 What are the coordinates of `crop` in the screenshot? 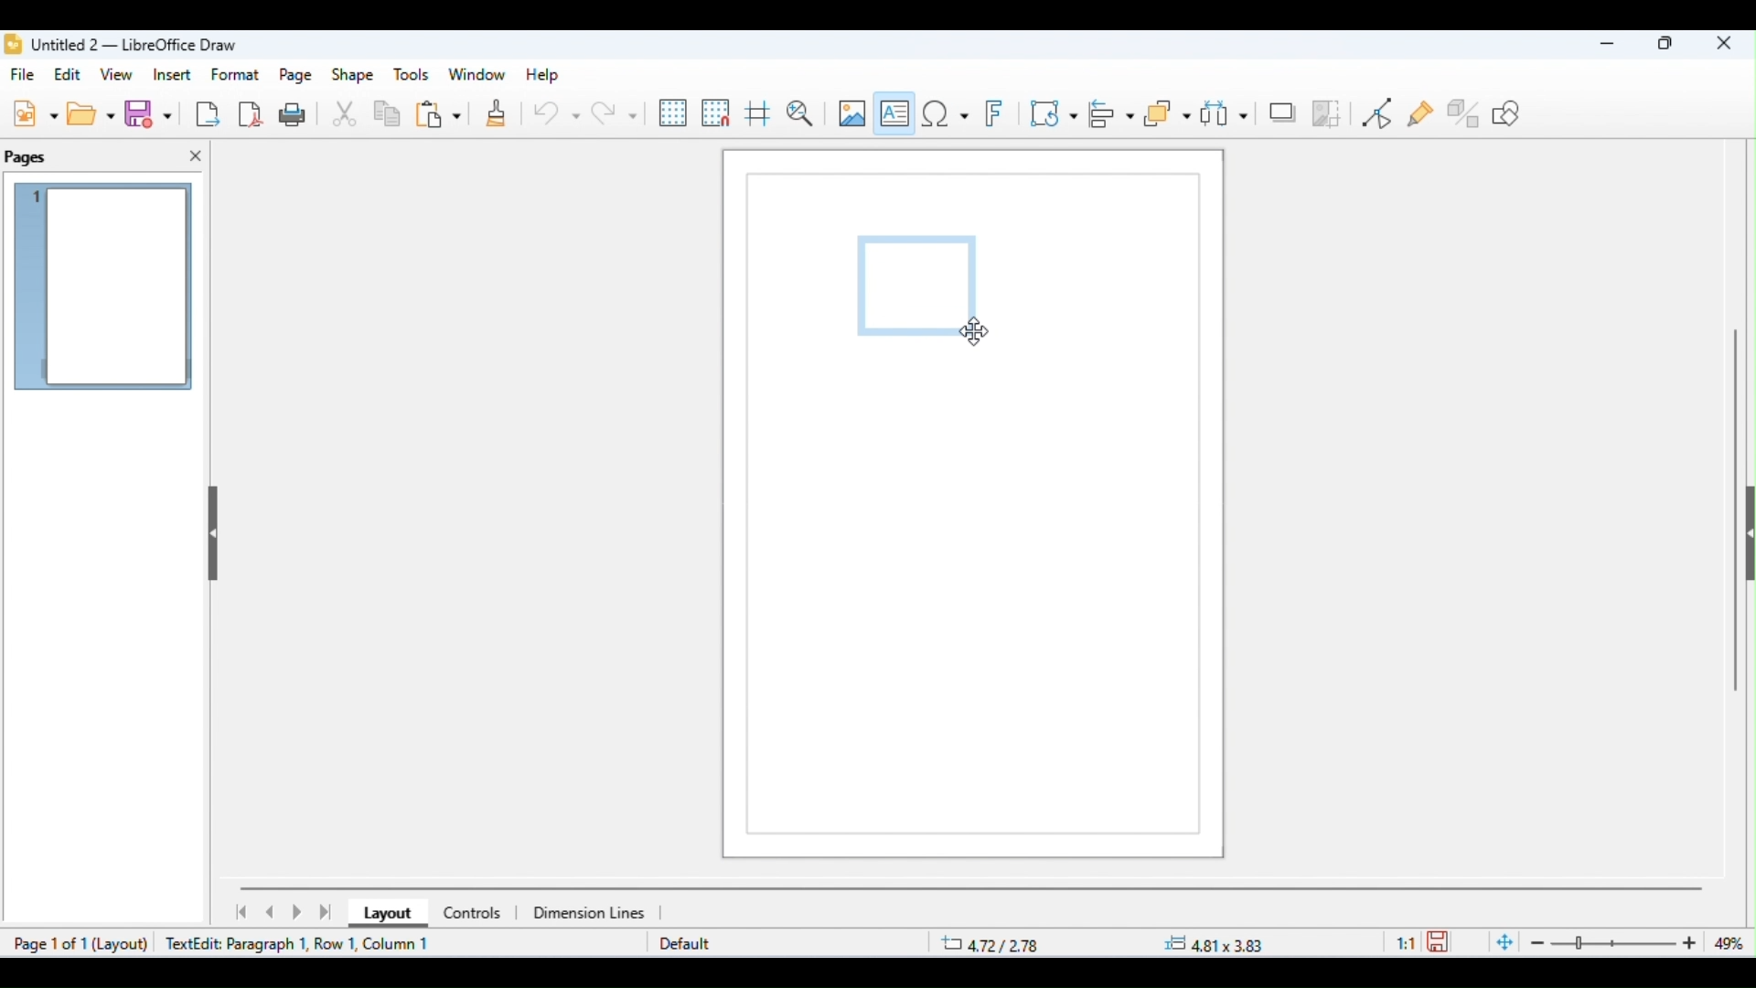 It's located at (1327, 113).